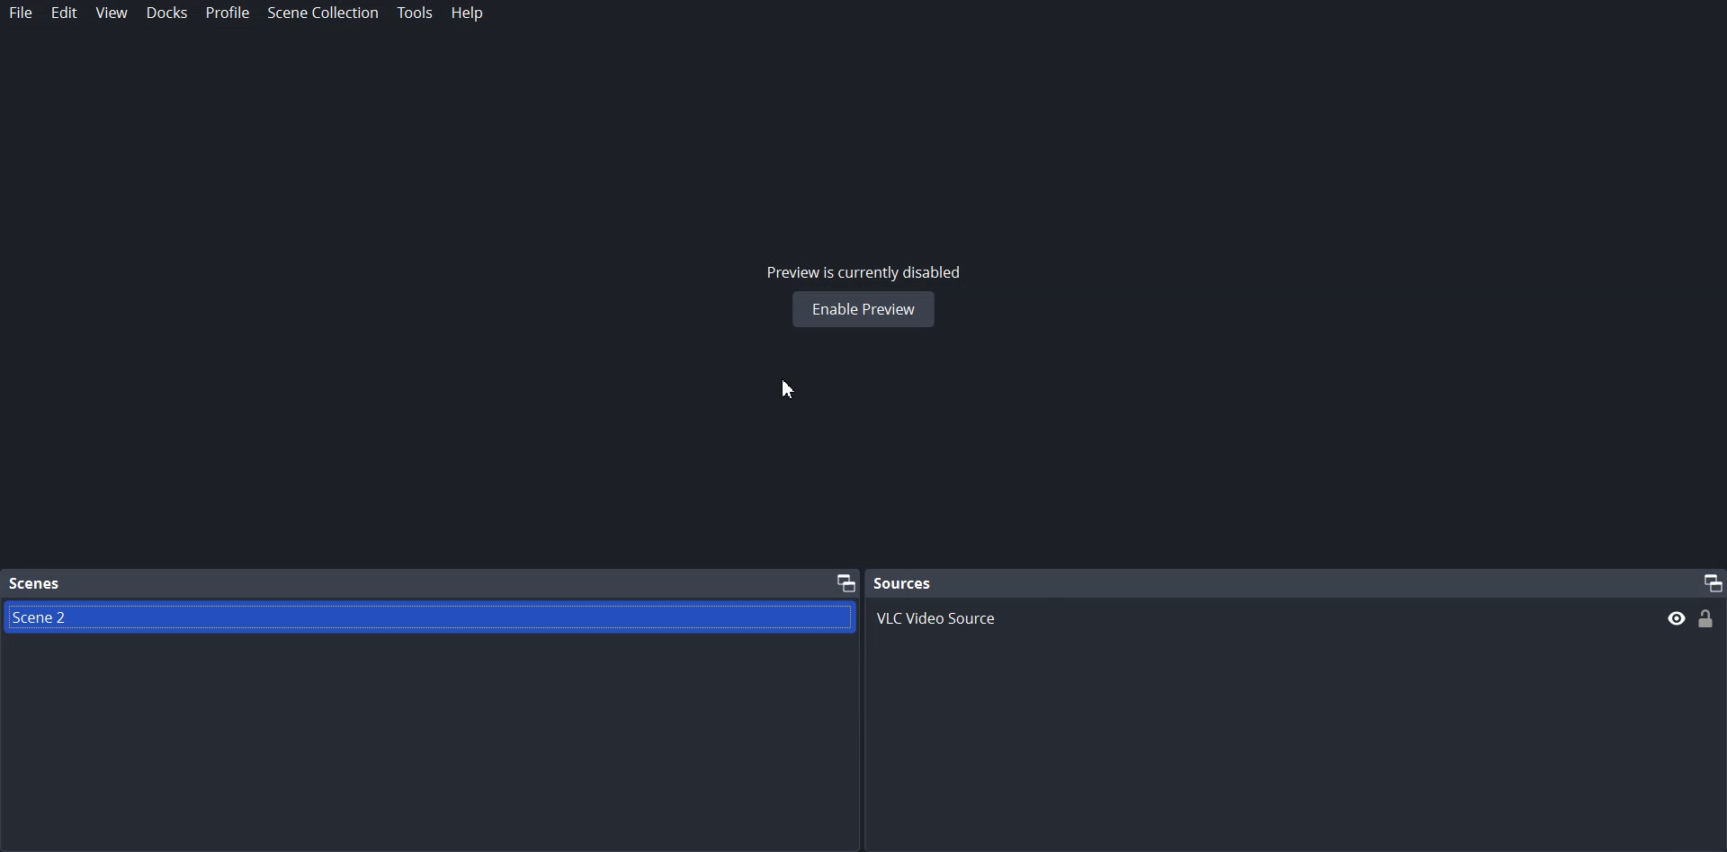  What do you see at coordinates (1255, 616) in the screenshot?
I see `VLC Video source` at bounding box center [1255, 616].